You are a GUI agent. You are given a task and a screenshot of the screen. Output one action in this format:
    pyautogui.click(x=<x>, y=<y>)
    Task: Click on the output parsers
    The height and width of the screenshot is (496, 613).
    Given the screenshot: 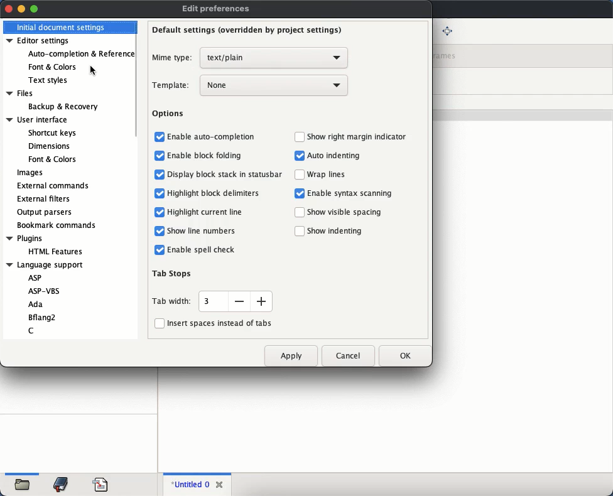 What is the action you would take?
    pyautogui.click(x=46, y=212)
    